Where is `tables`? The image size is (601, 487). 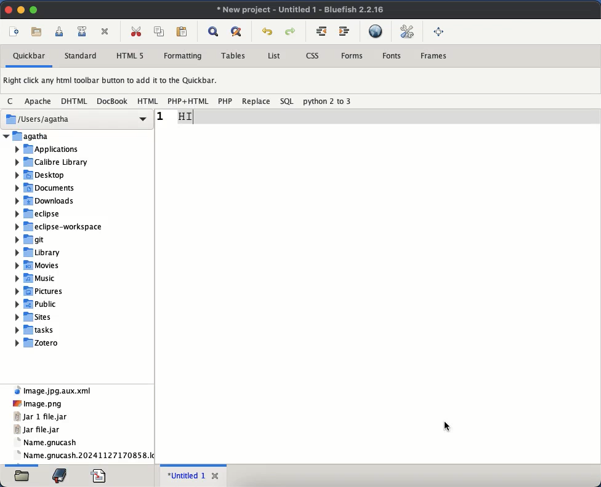 tables is located at coordinates (234, 55).